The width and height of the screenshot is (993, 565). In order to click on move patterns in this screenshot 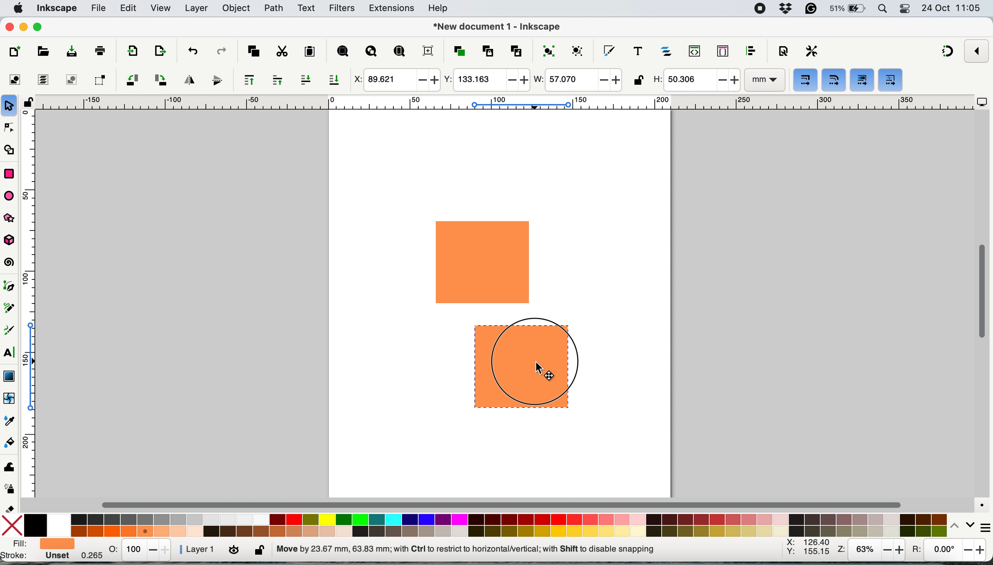, I will do `click(890, 81)`.